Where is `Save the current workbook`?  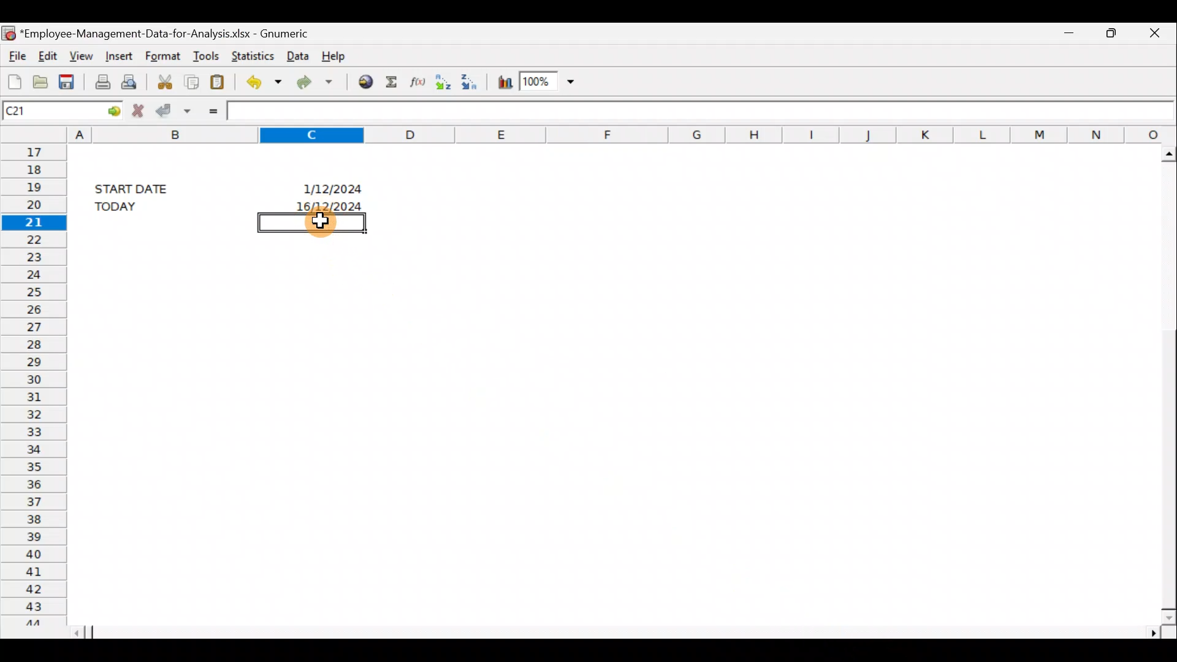
Save the current workbook is located at coordinates (69, 80).